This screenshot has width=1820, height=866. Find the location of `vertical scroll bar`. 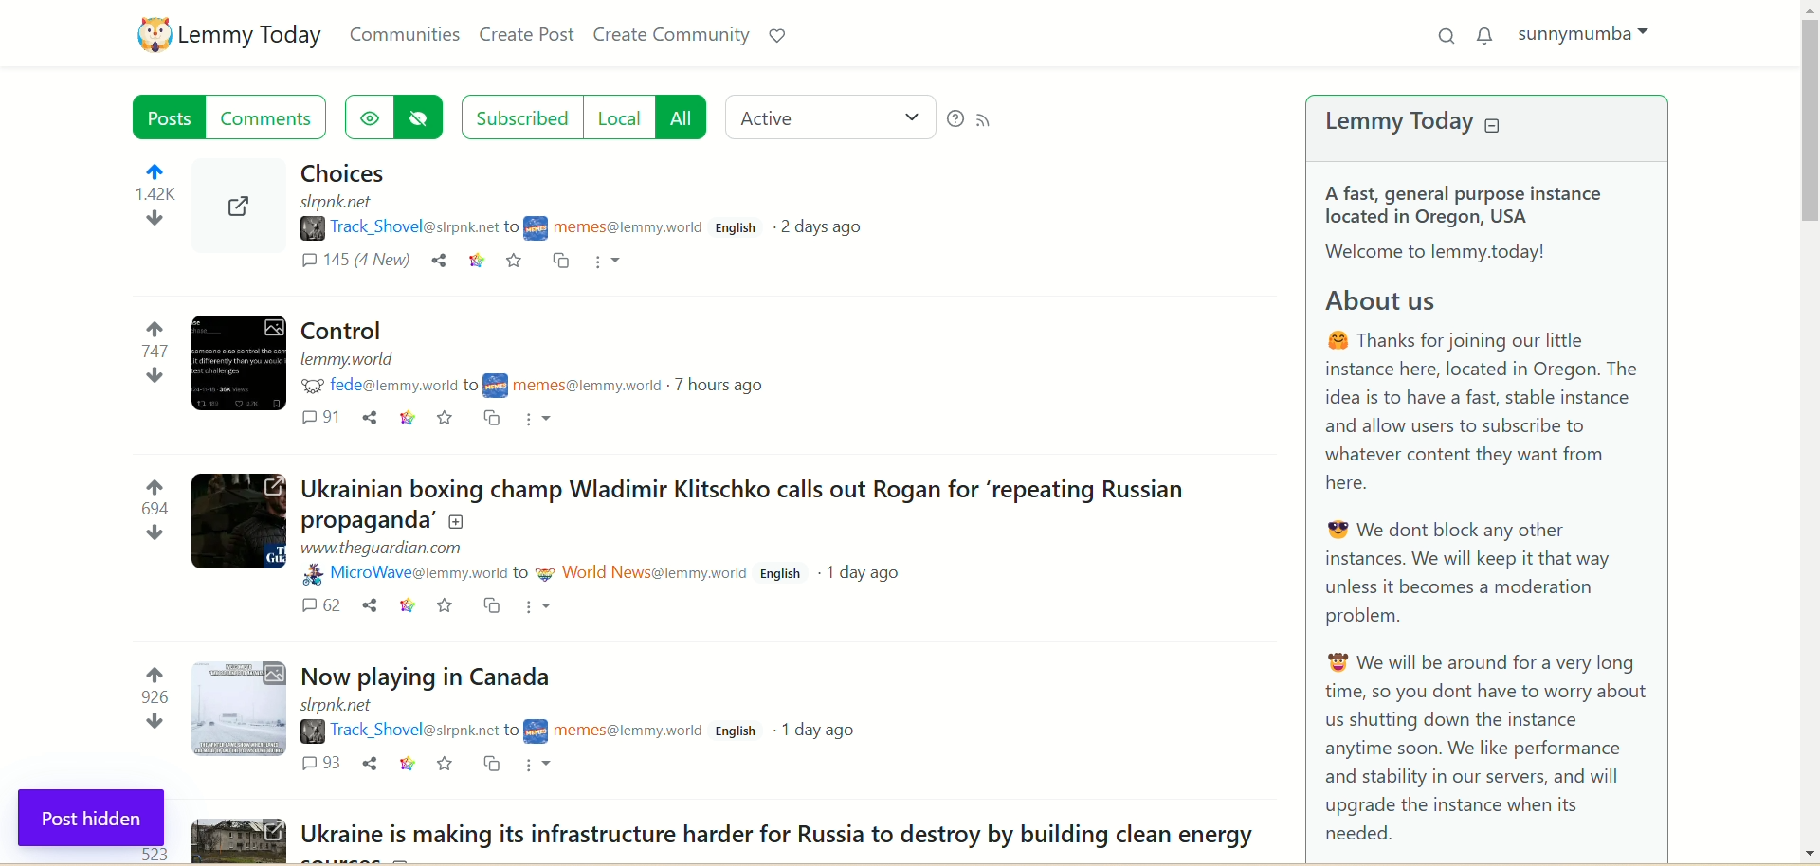

vertical scroll bar is located at coordinates (1807, 431).